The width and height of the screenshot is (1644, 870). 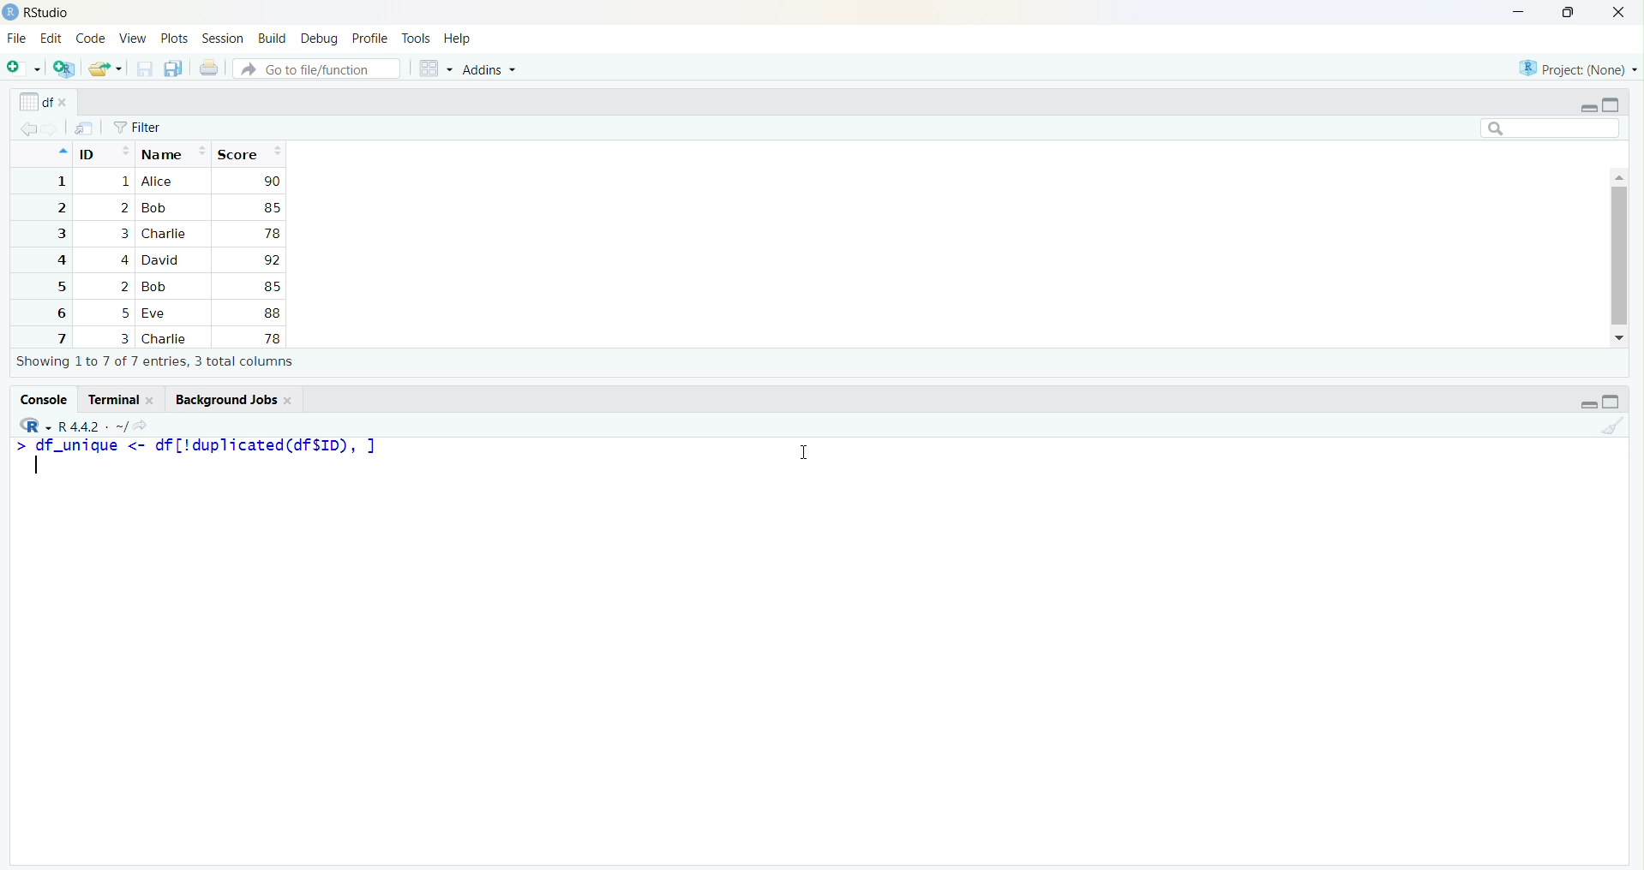 I want to click on new file, so click(x=25, y=68).